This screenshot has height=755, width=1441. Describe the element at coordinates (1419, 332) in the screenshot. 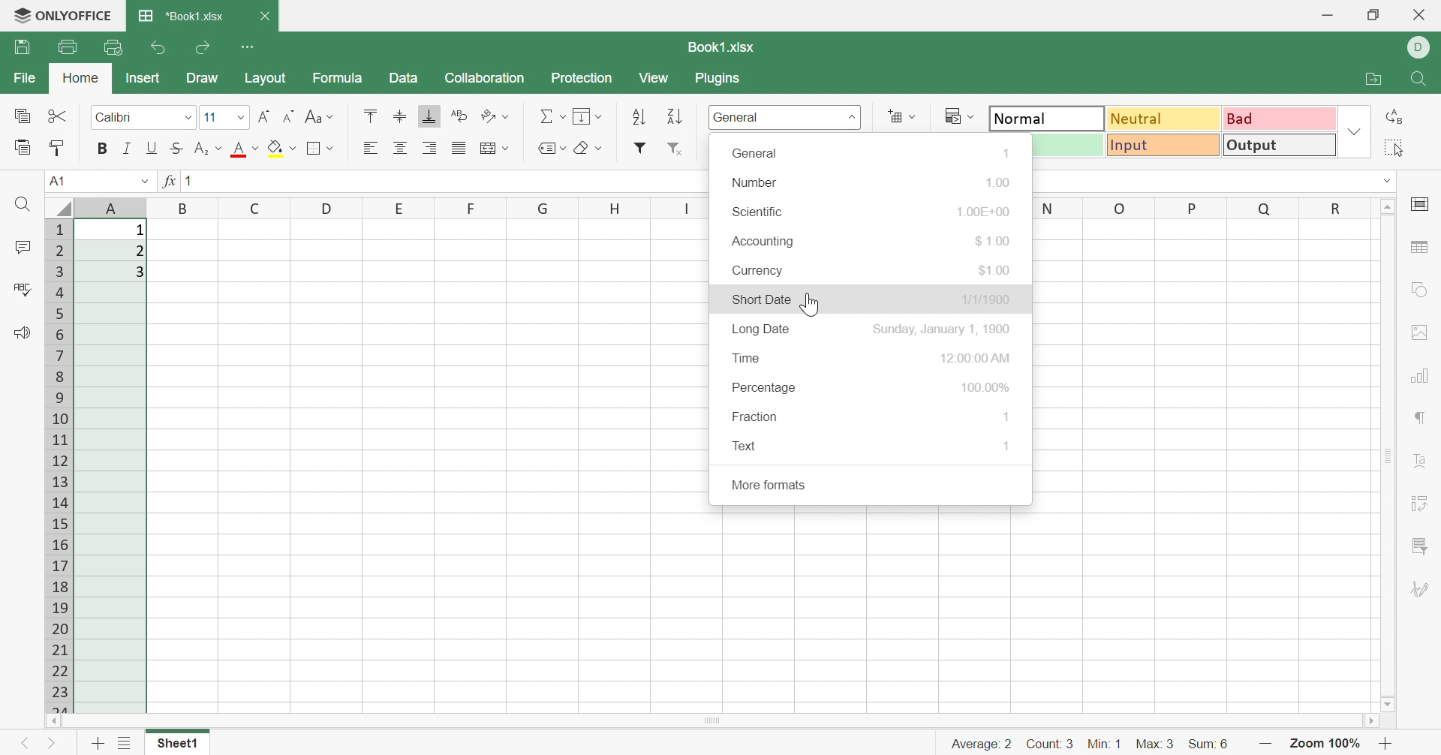

I see `Image settings` at that location.